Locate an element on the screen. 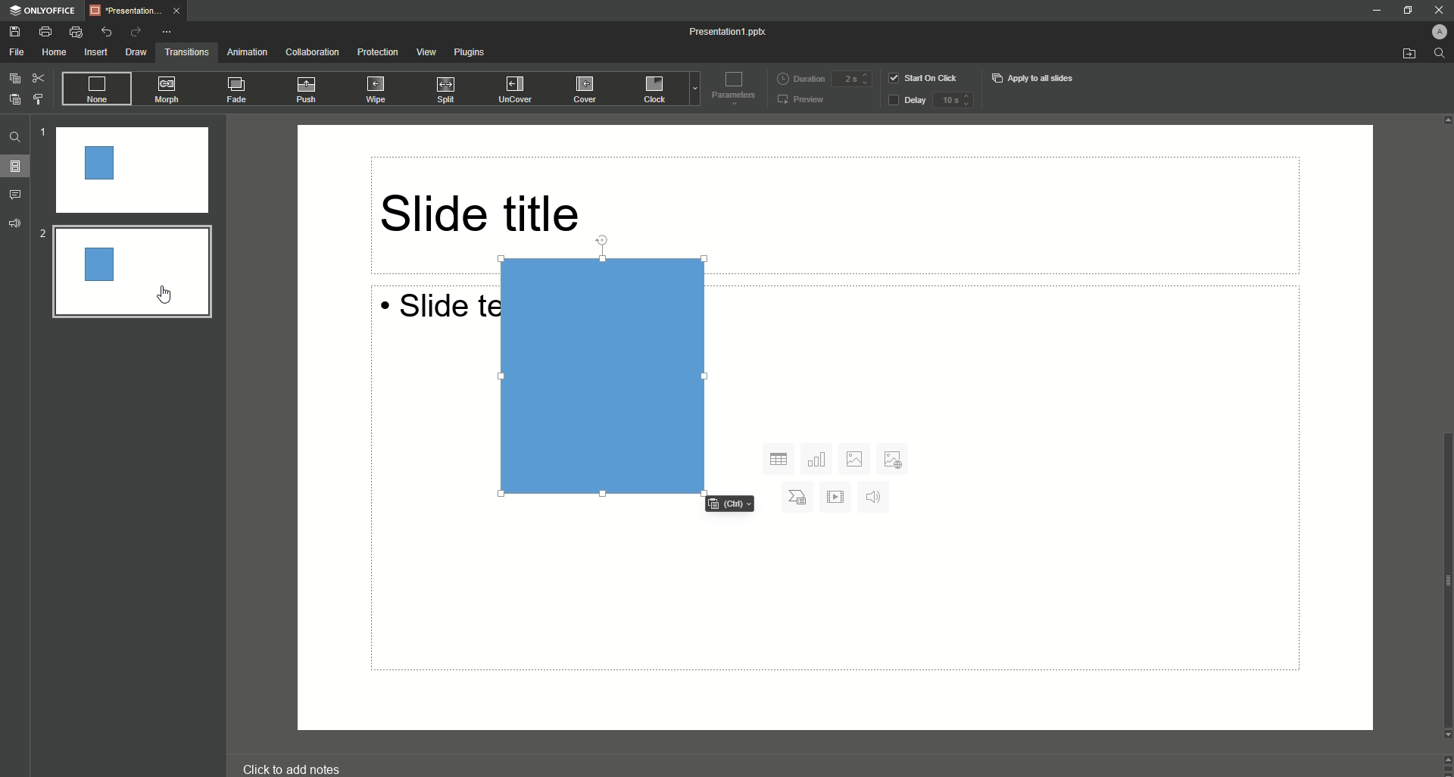 The width and height of the screenshot is (1454, 777). Play is located at coordinates (841, 498).